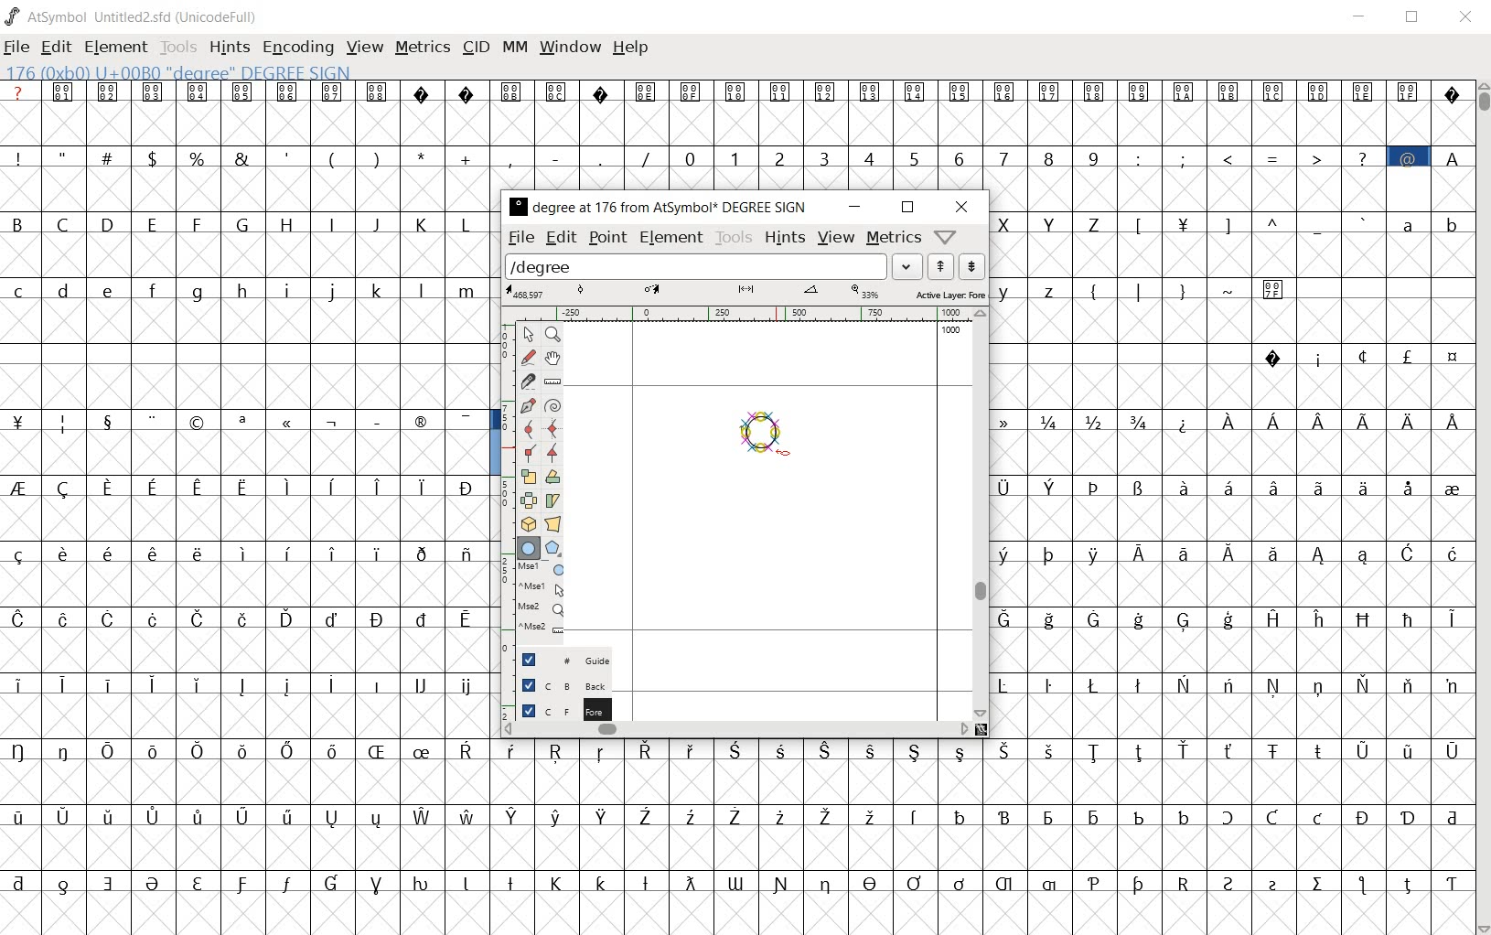 This screenshot has width=1491, height=935. What do you see at coordinates (1319, 422) in the screenshot?
I see `Special letters` at bounding box center [1319, 422].